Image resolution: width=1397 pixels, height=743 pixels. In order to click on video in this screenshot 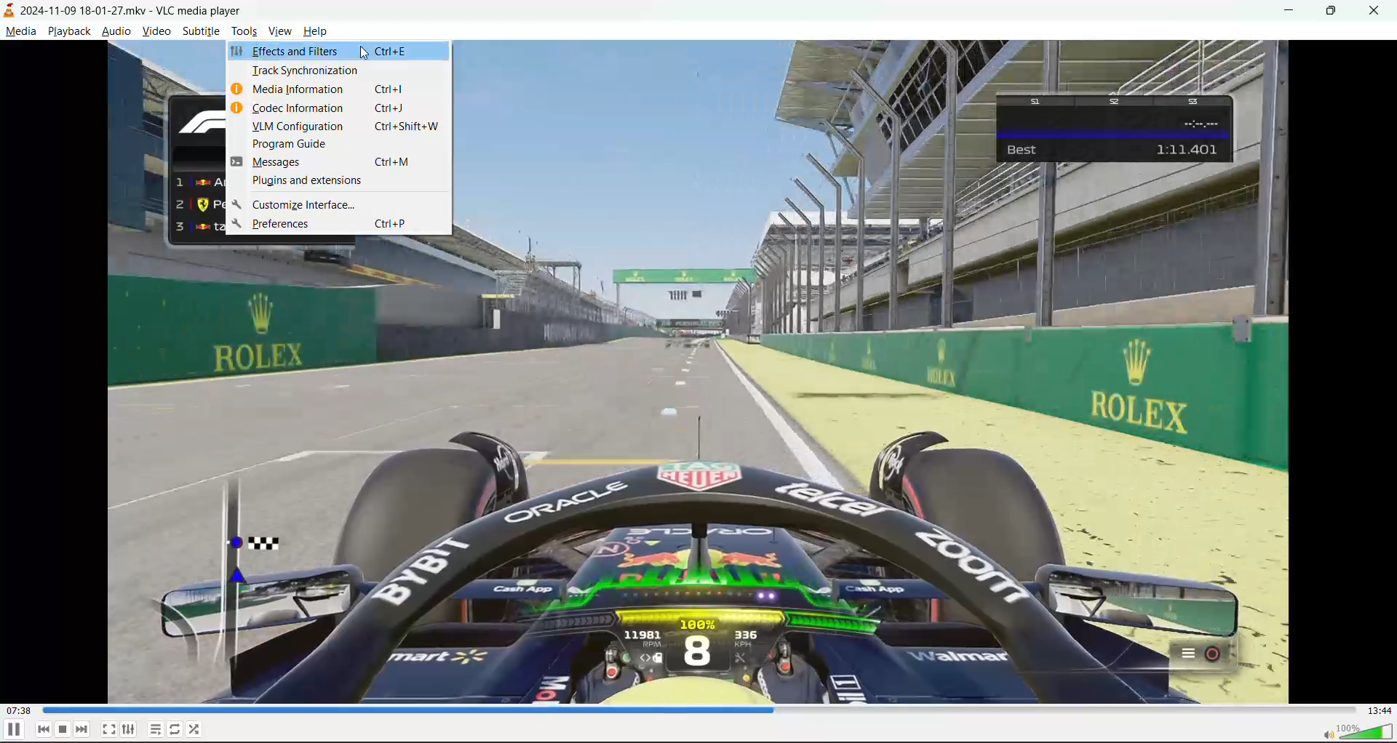, I will do `click(156, 31)`.